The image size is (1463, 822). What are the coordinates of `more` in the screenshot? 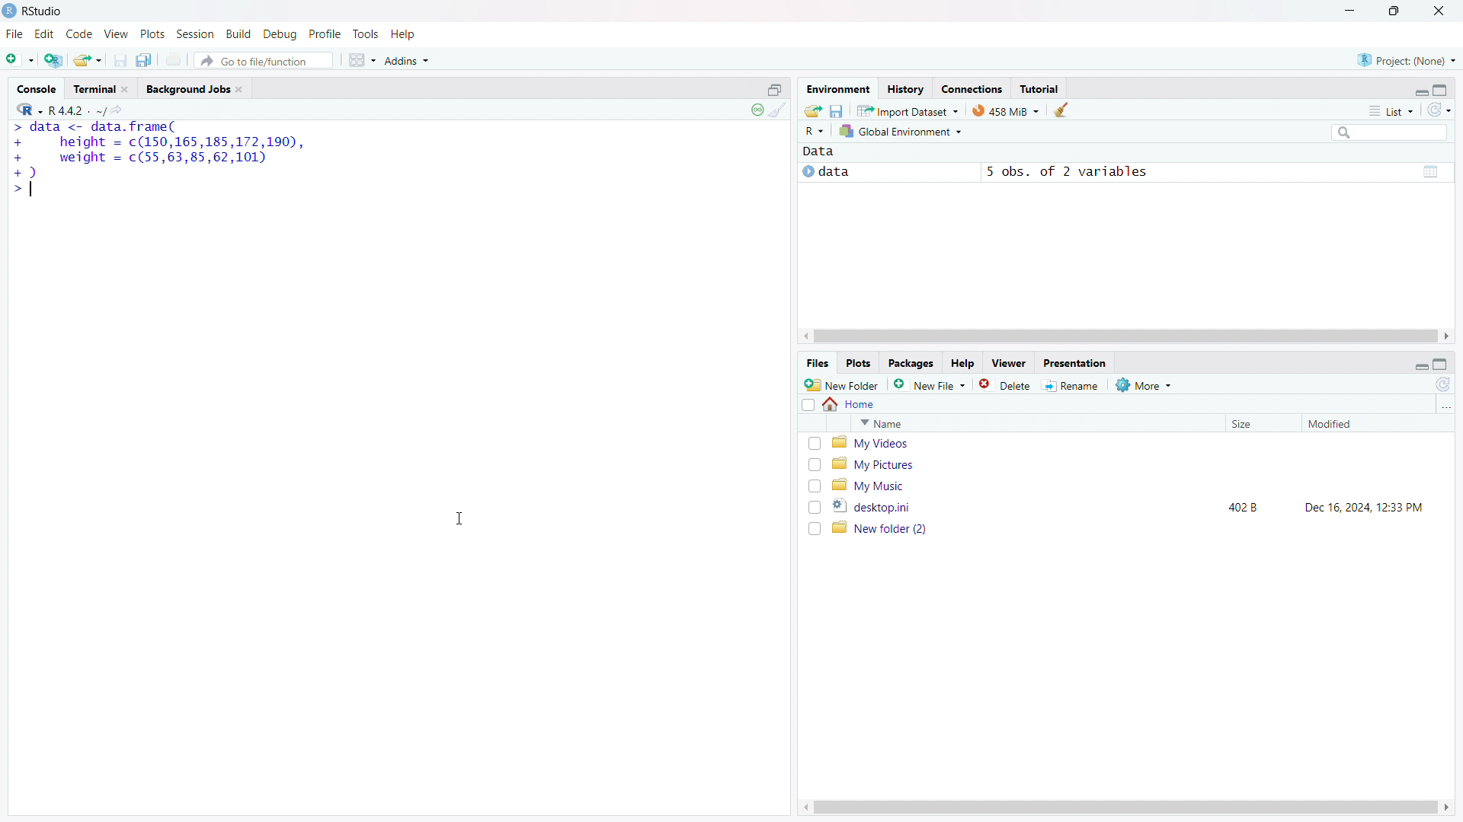 It's located at (1145, 384).